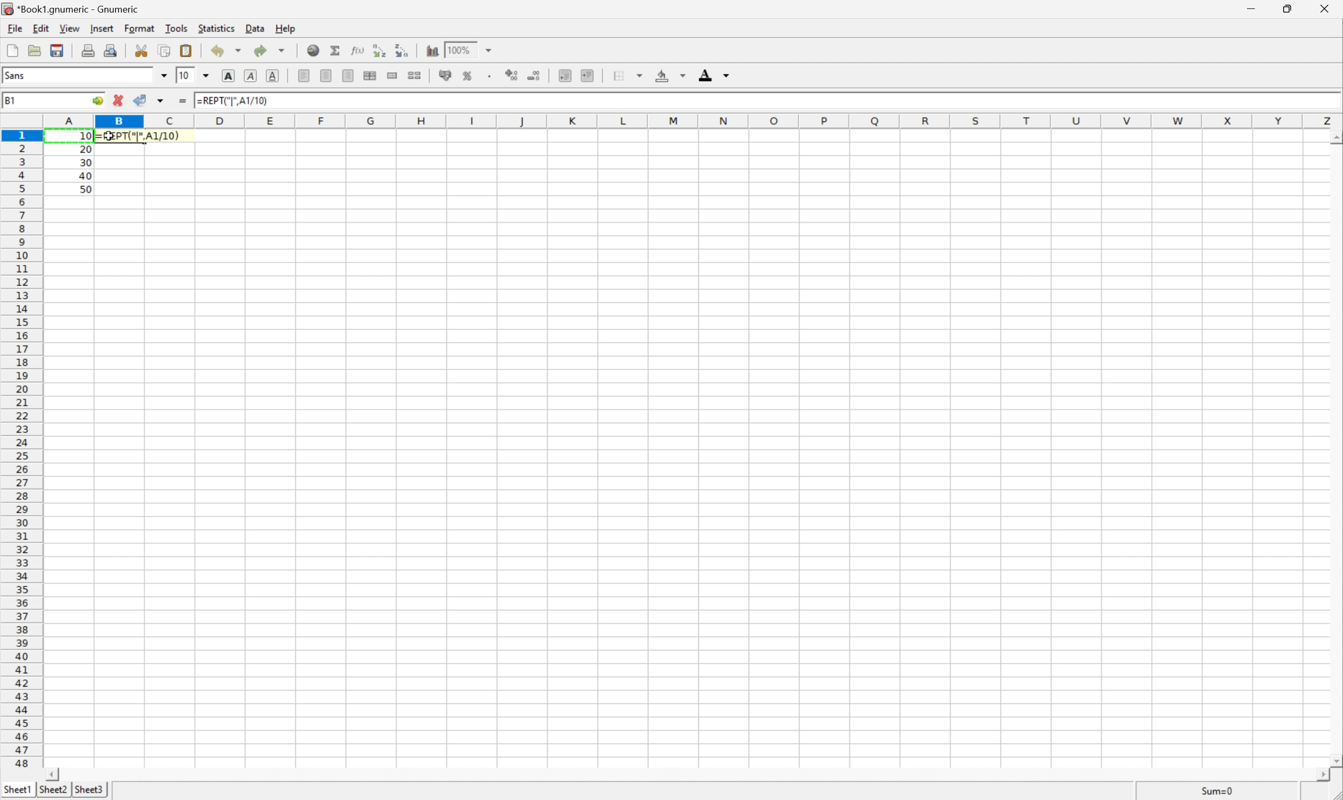 Image resolution: width=1343 pixels, height=800 pixels. I want to click on Save current workbook, so click(57, 51).